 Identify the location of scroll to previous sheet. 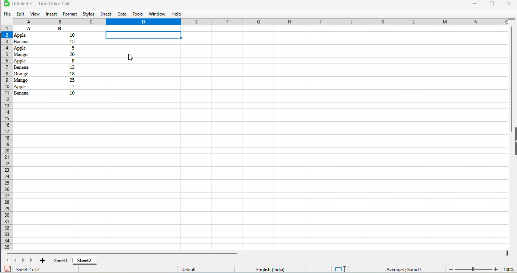
(16, 261).